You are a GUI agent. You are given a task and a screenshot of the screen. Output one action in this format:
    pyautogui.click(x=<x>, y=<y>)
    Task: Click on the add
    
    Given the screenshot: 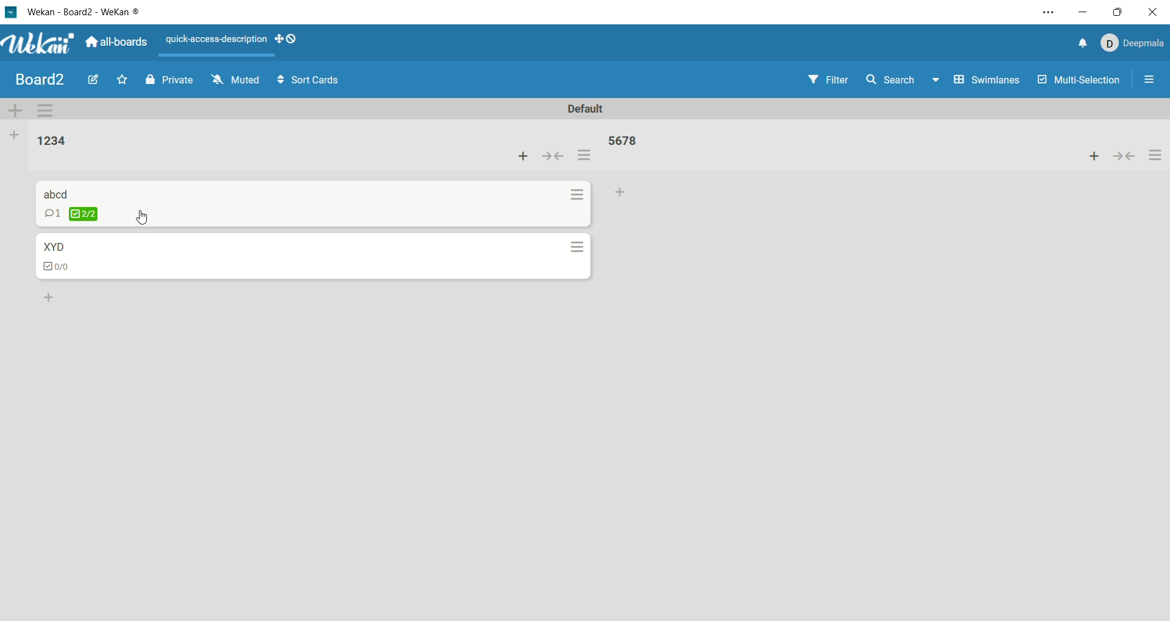 What is the action you would take?
    pyautogui.click(x=620, y=191)
    